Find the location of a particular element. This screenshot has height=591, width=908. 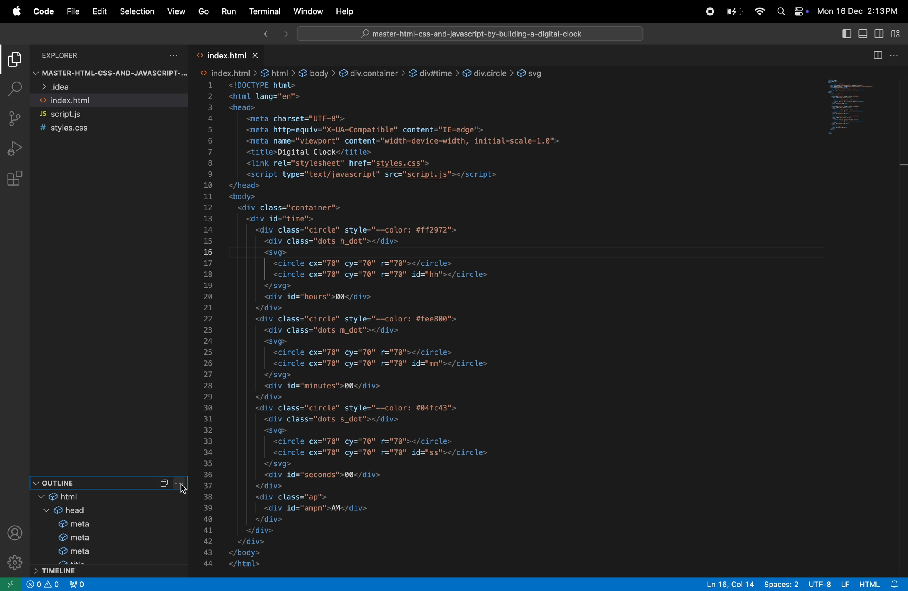

time line is located at coordinates (88, 570).